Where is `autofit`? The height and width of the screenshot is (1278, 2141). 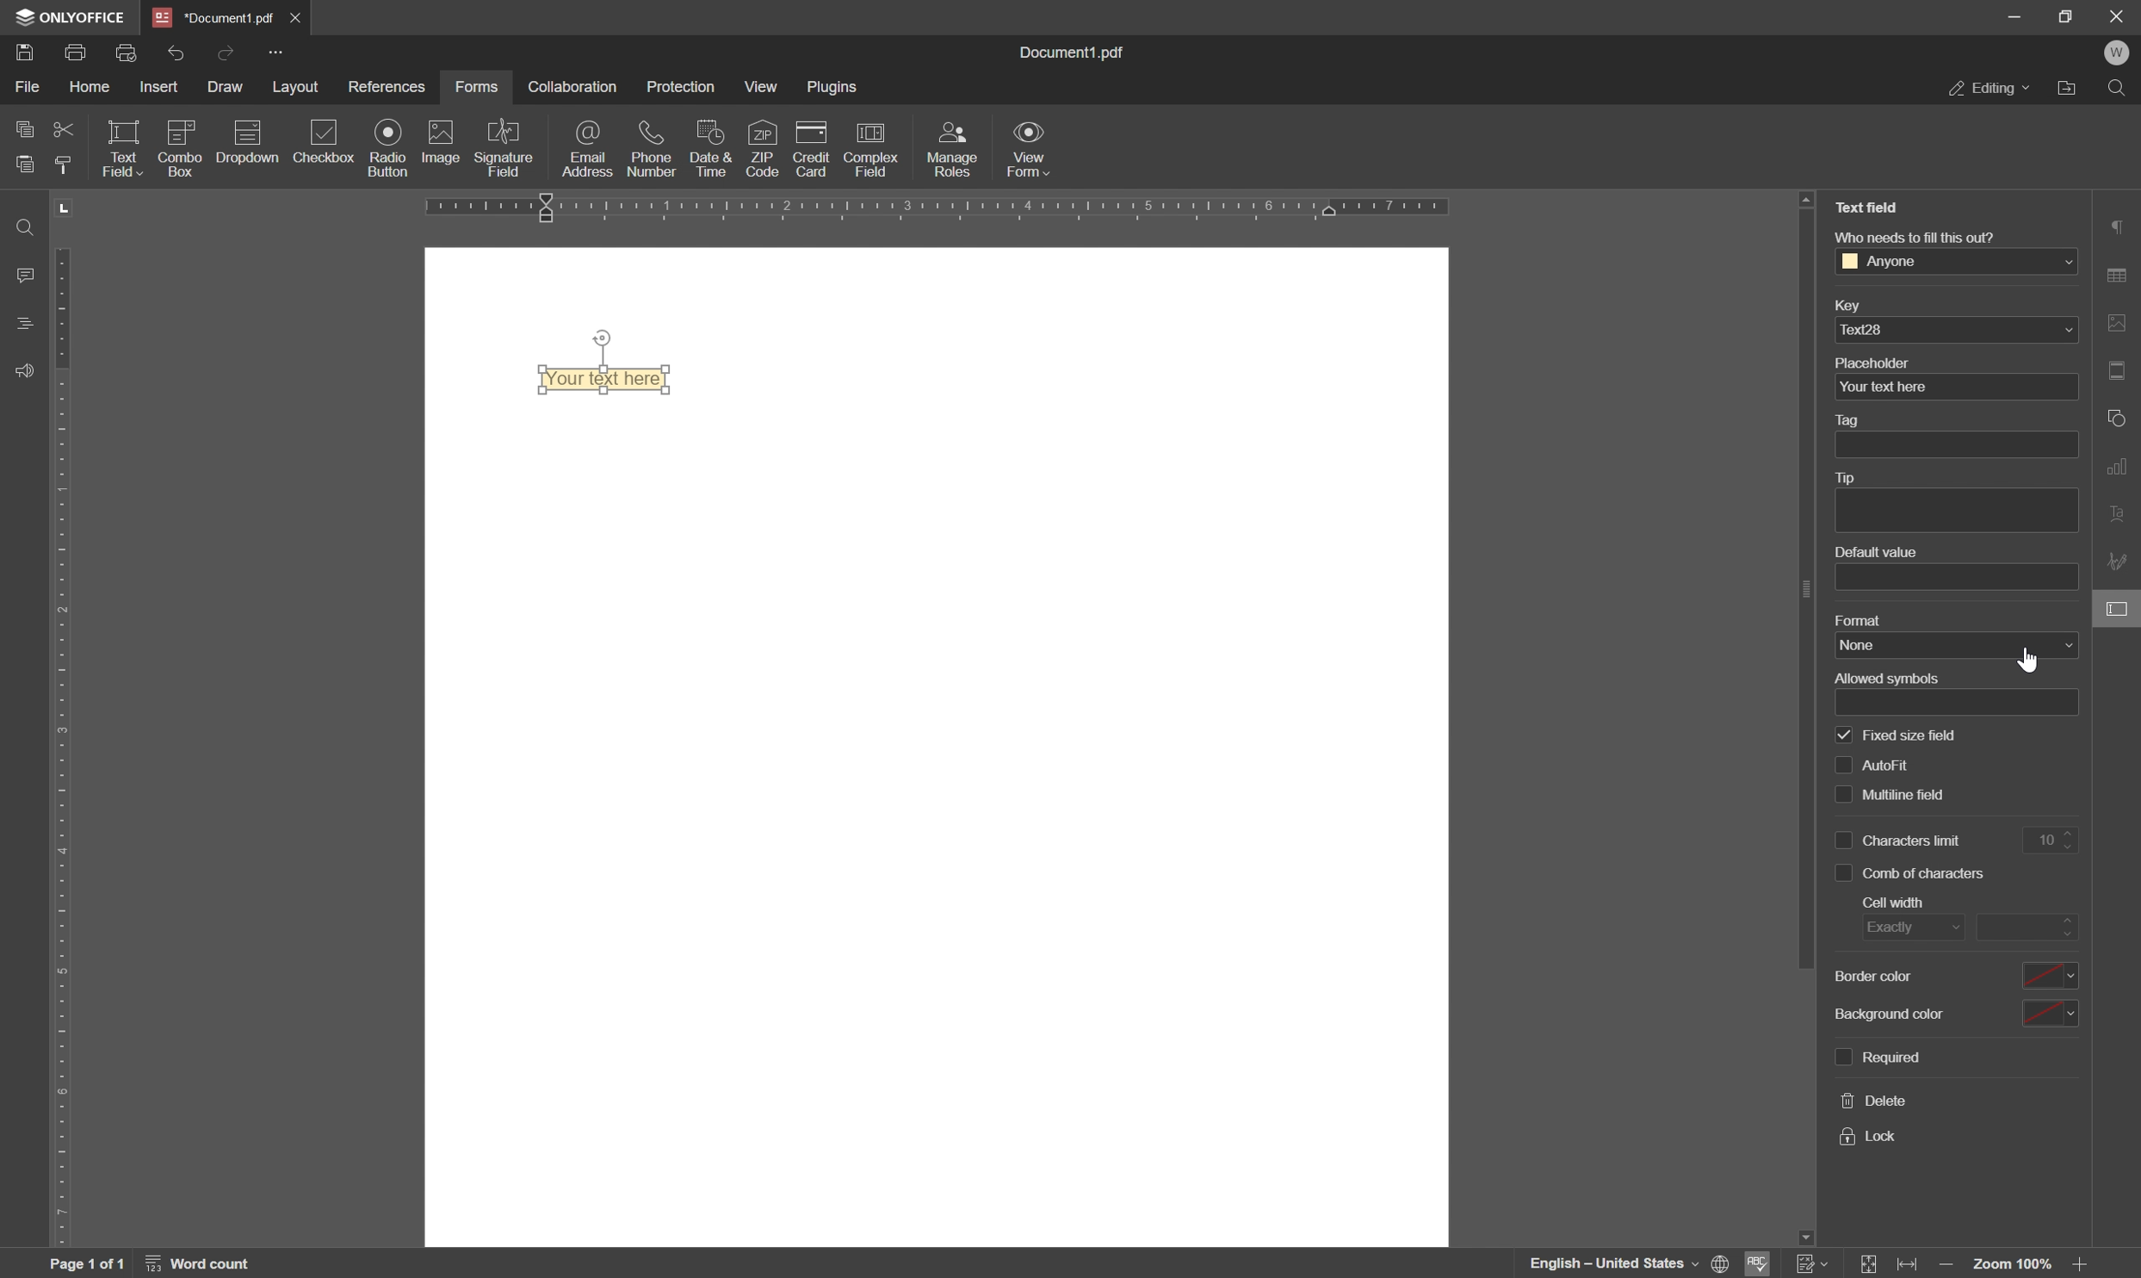 autofit is located at coordinates (1872, 766).